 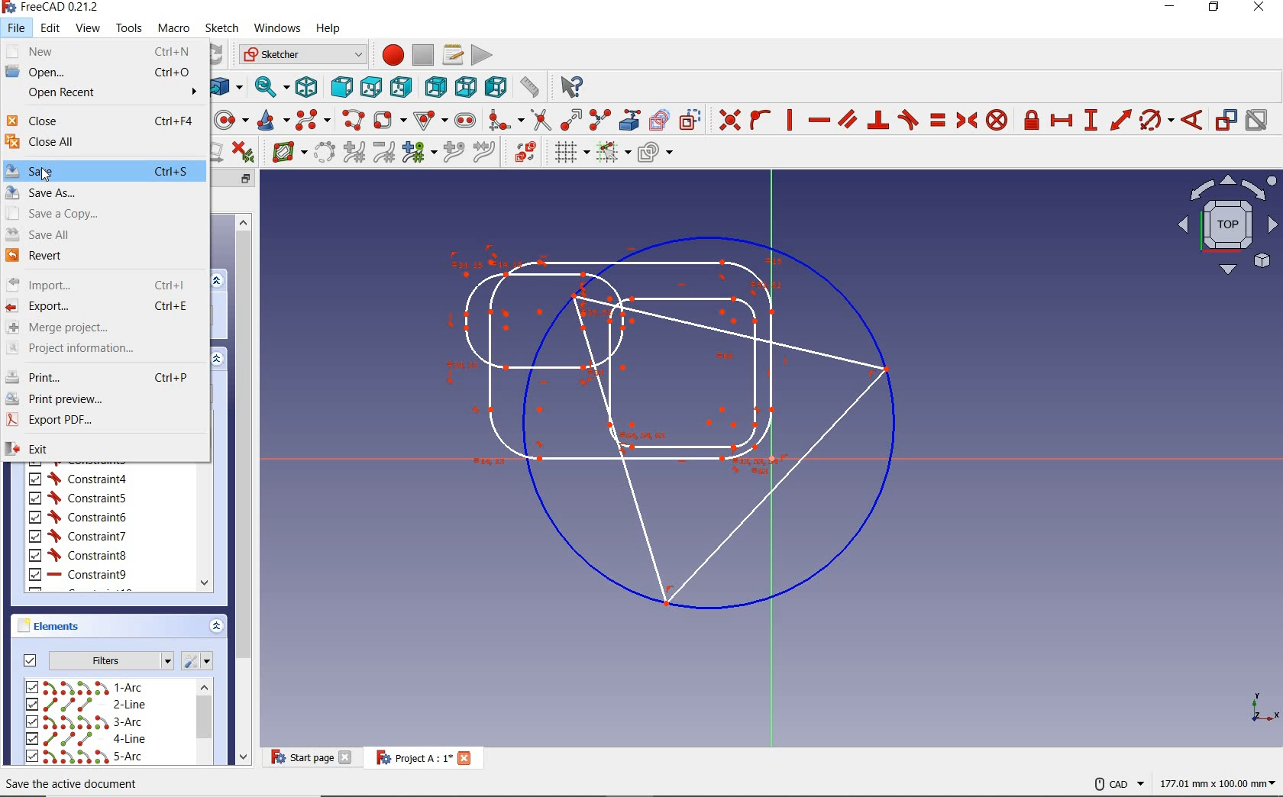 I want to click on reload, so click(x=217, y=55).